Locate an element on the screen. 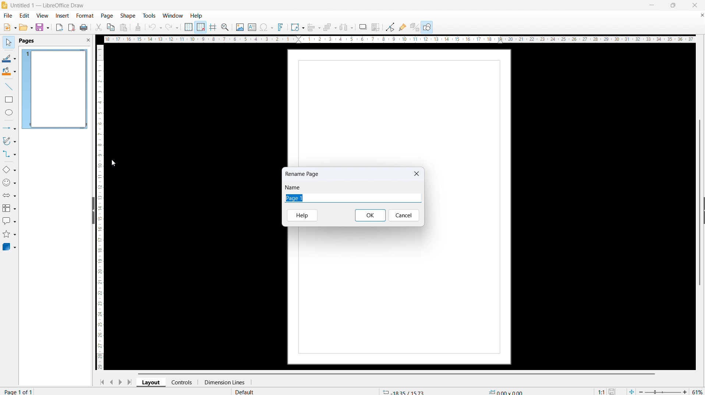  maximize is located at coordinates (673, 6).